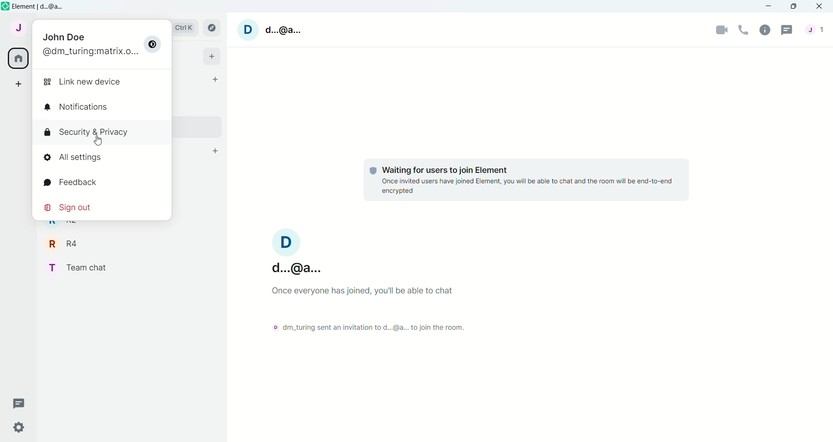 This screenshot has height=442, width=833. I want to click on cursor, so click(98, 140).